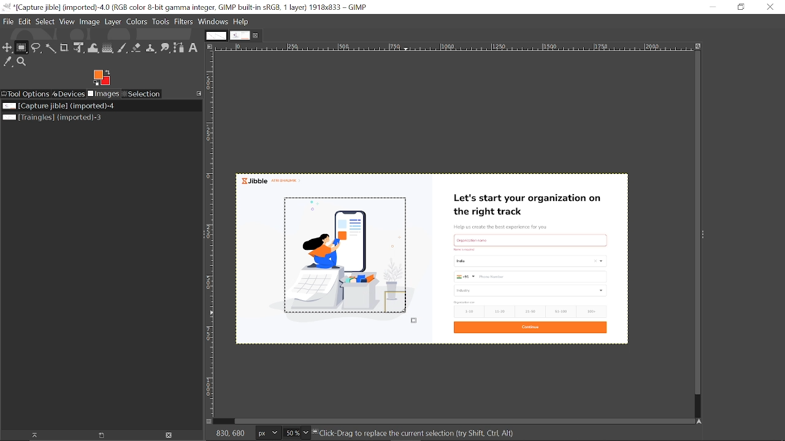  I want to click on Current tab, so click(240, 36).